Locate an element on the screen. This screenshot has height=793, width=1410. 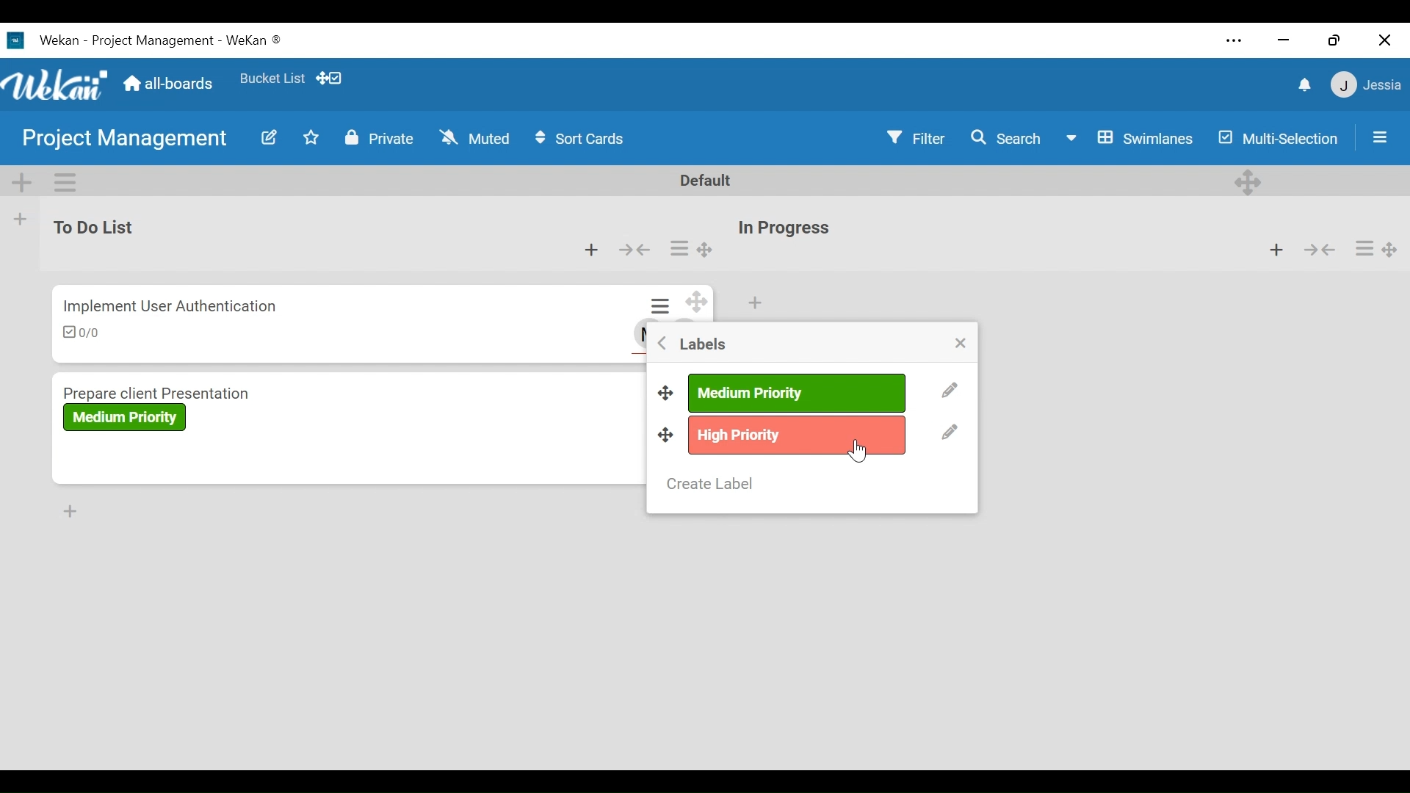
label is located at coordinates (795, 394).